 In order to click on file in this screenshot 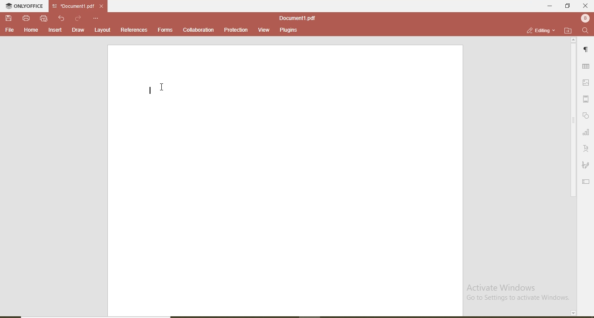, I will do `click(10, 30)`.